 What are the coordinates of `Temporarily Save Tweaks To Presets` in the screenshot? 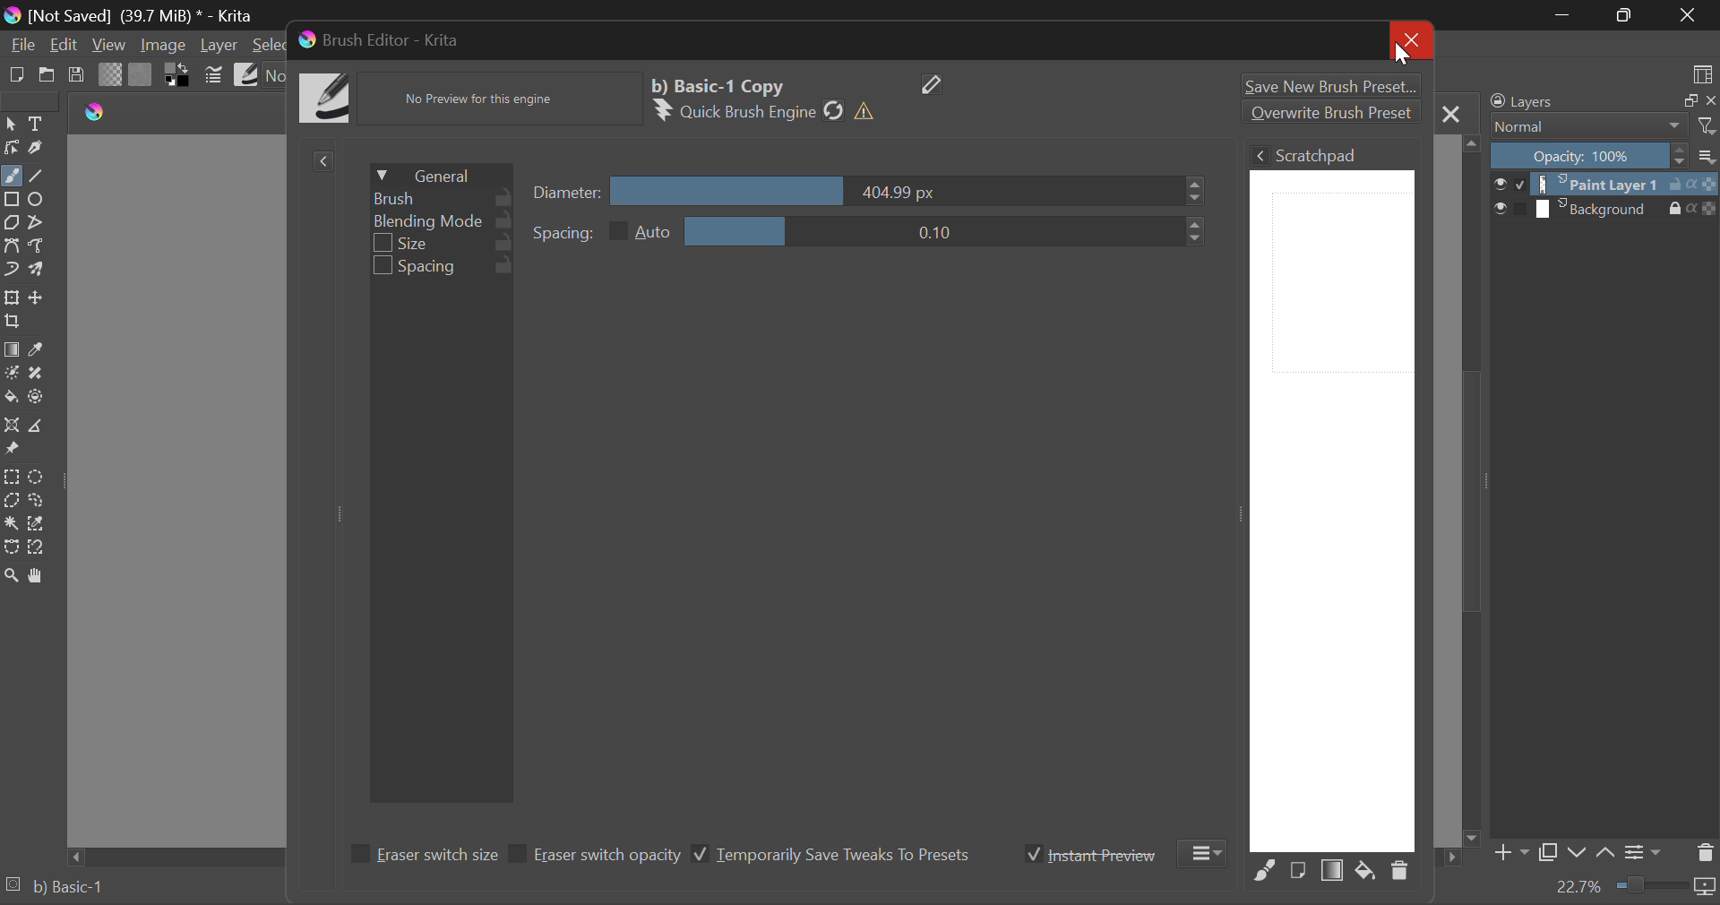 It's located at (831, 855).